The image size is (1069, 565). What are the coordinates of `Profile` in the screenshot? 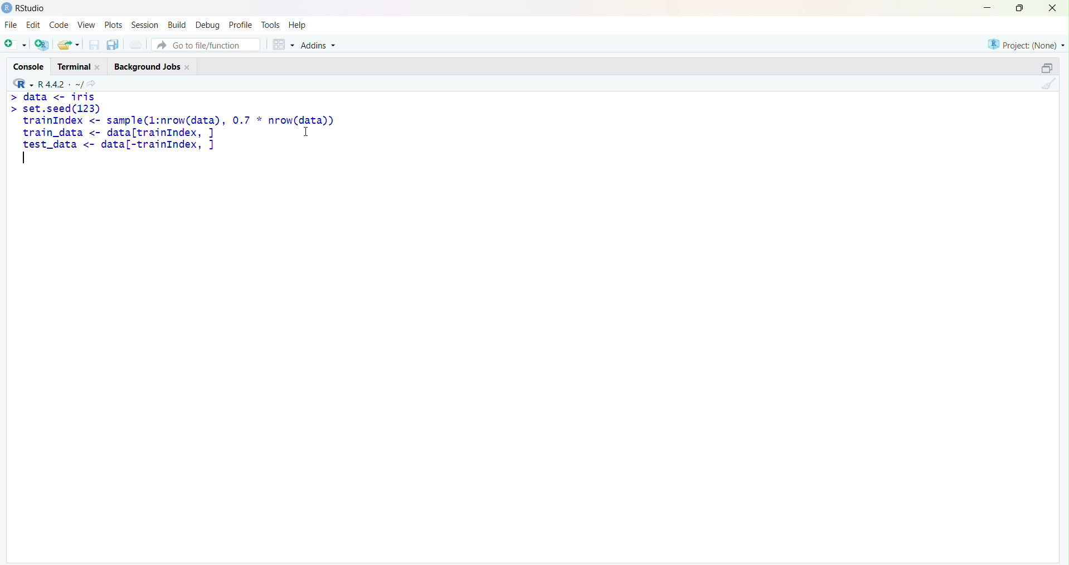 It's located at (240, 25).